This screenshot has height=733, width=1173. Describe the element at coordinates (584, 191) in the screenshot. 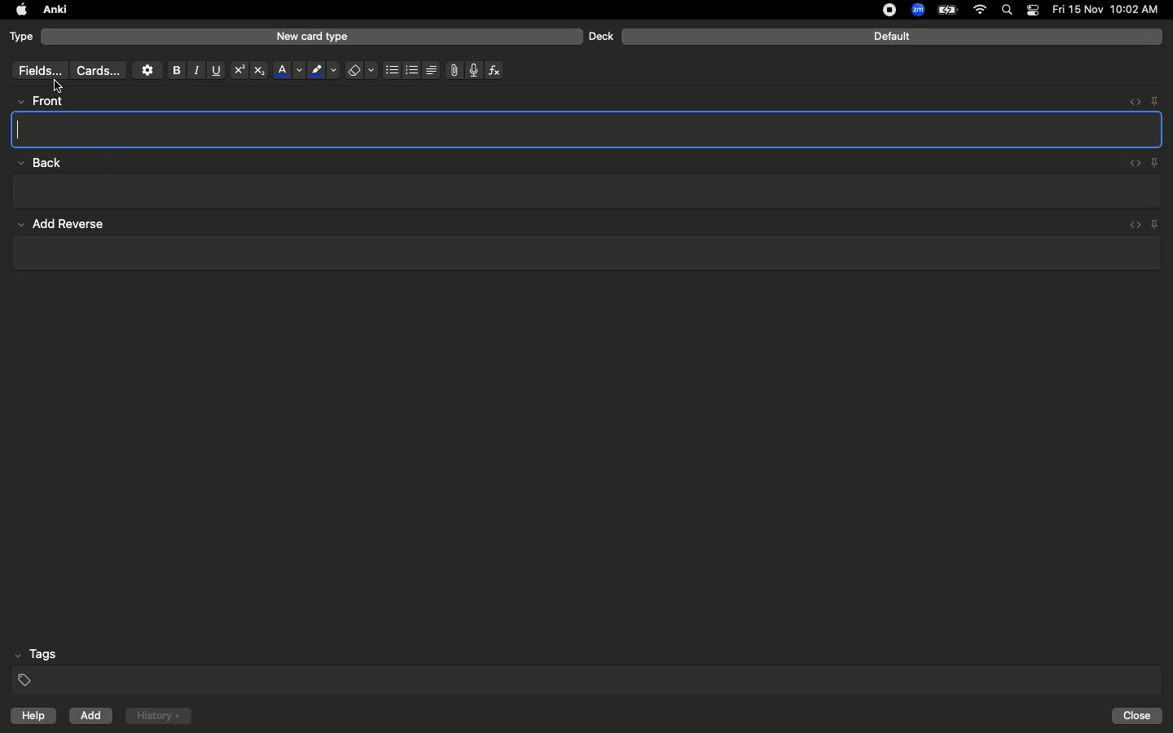

I see `Textbox` at that location.